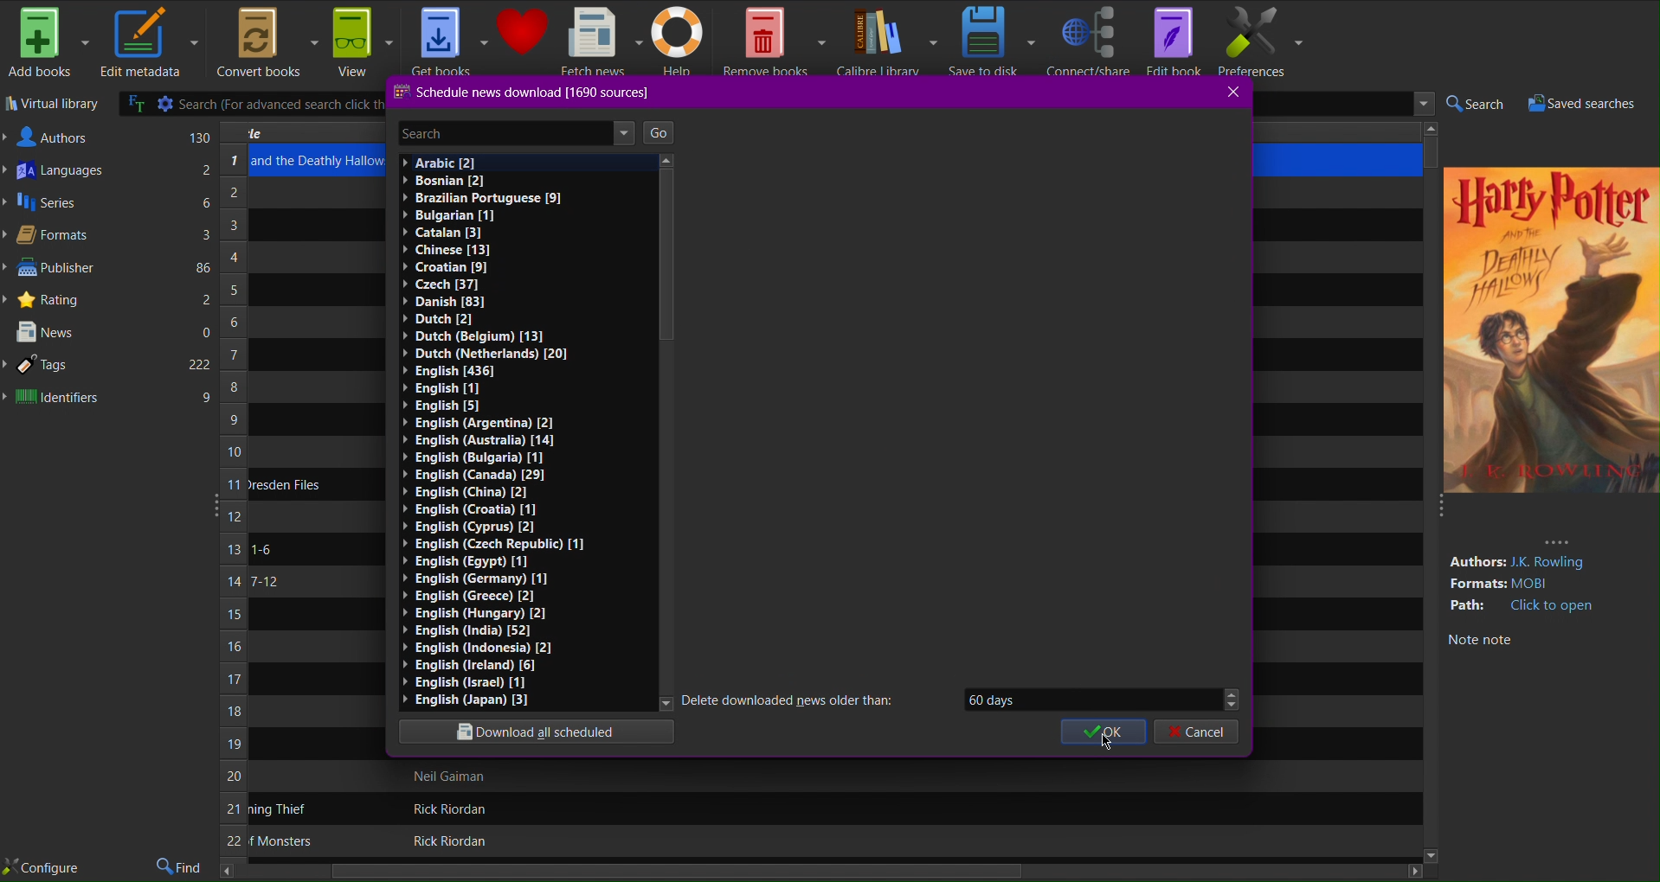  What do you see at coordinates (822, 872) in the screenshot?
I see `Scrollbar` at bounding box center [822, 872].